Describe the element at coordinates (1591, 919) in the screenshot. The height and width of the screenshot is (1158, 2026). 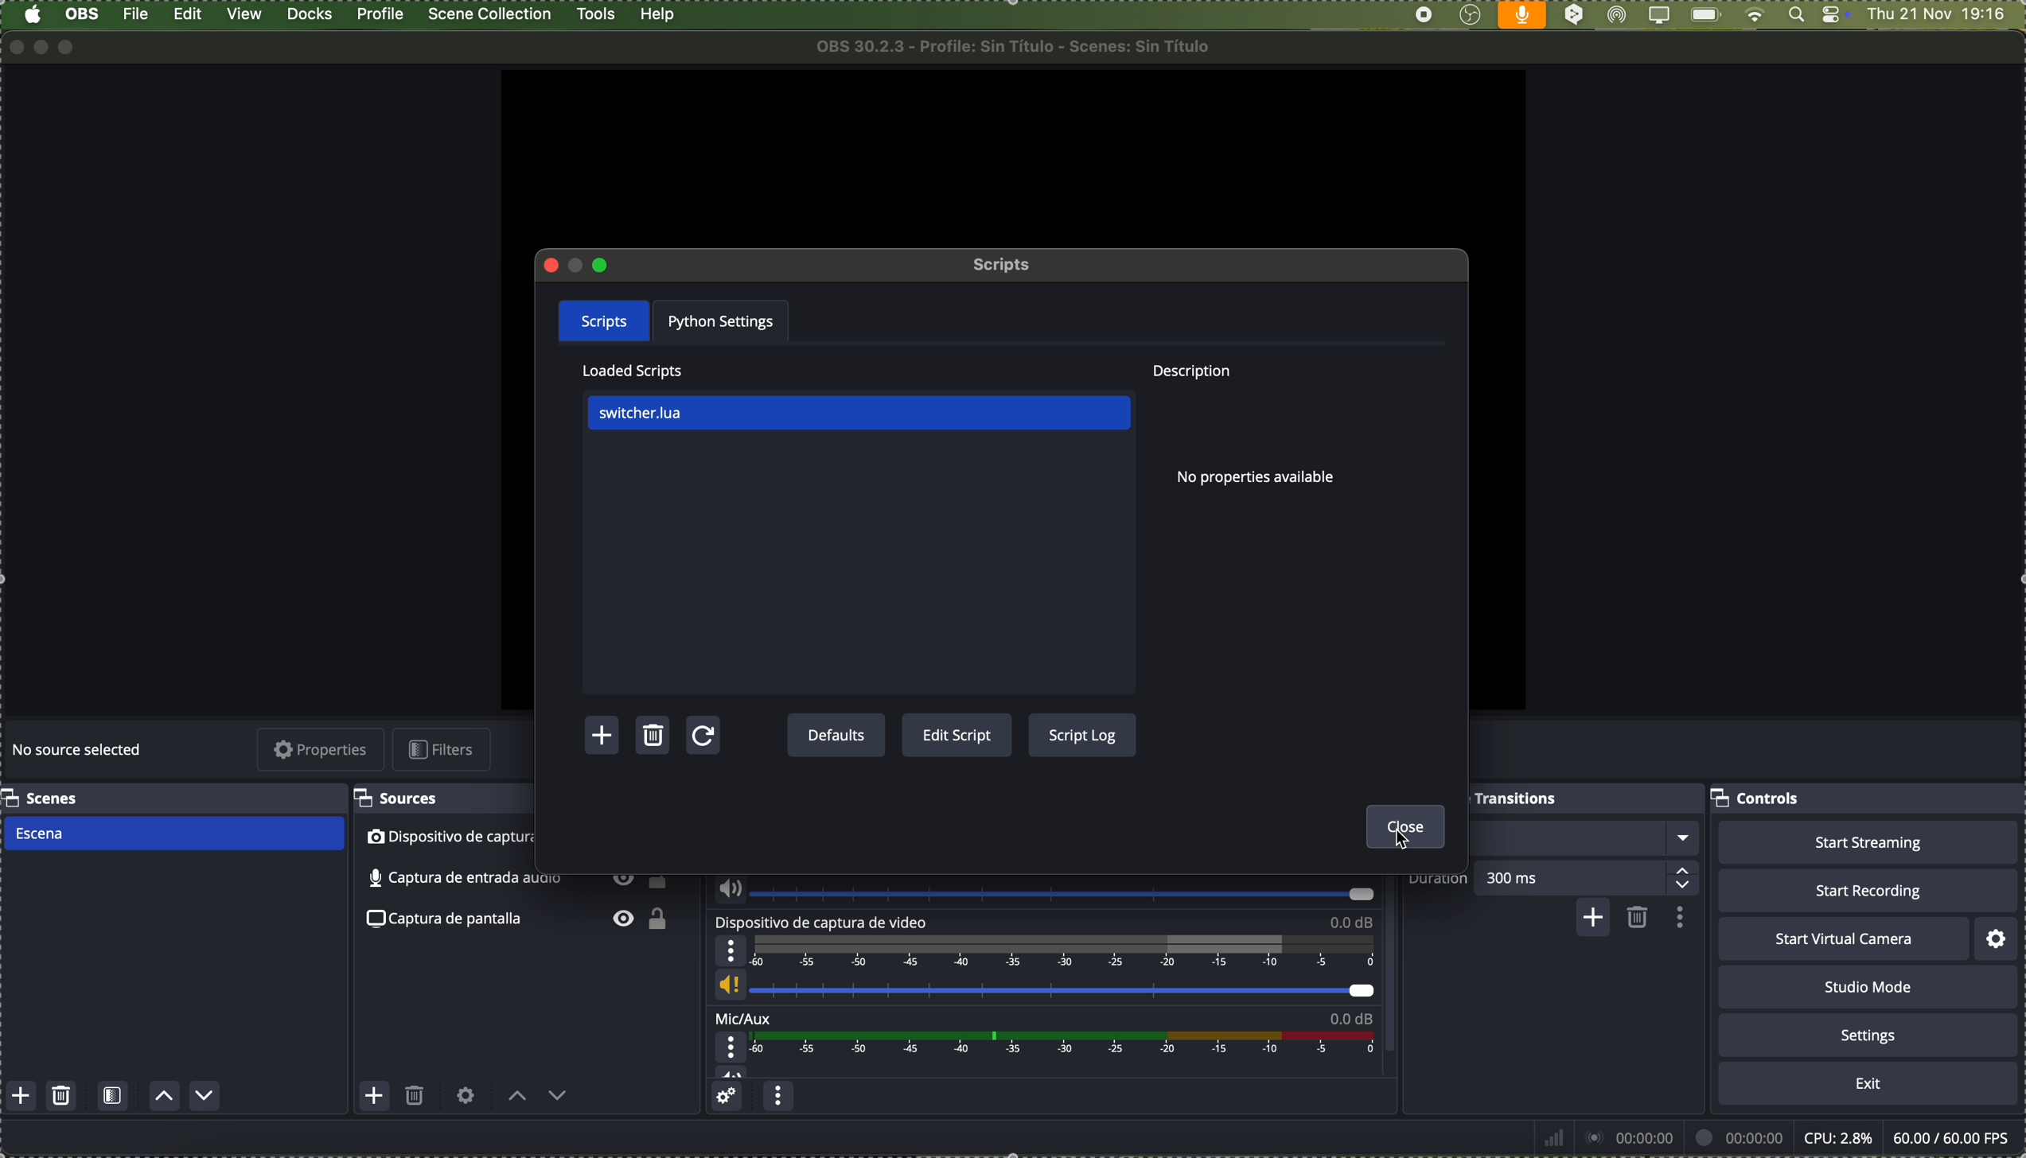
I see `add configurable transition` at that location.